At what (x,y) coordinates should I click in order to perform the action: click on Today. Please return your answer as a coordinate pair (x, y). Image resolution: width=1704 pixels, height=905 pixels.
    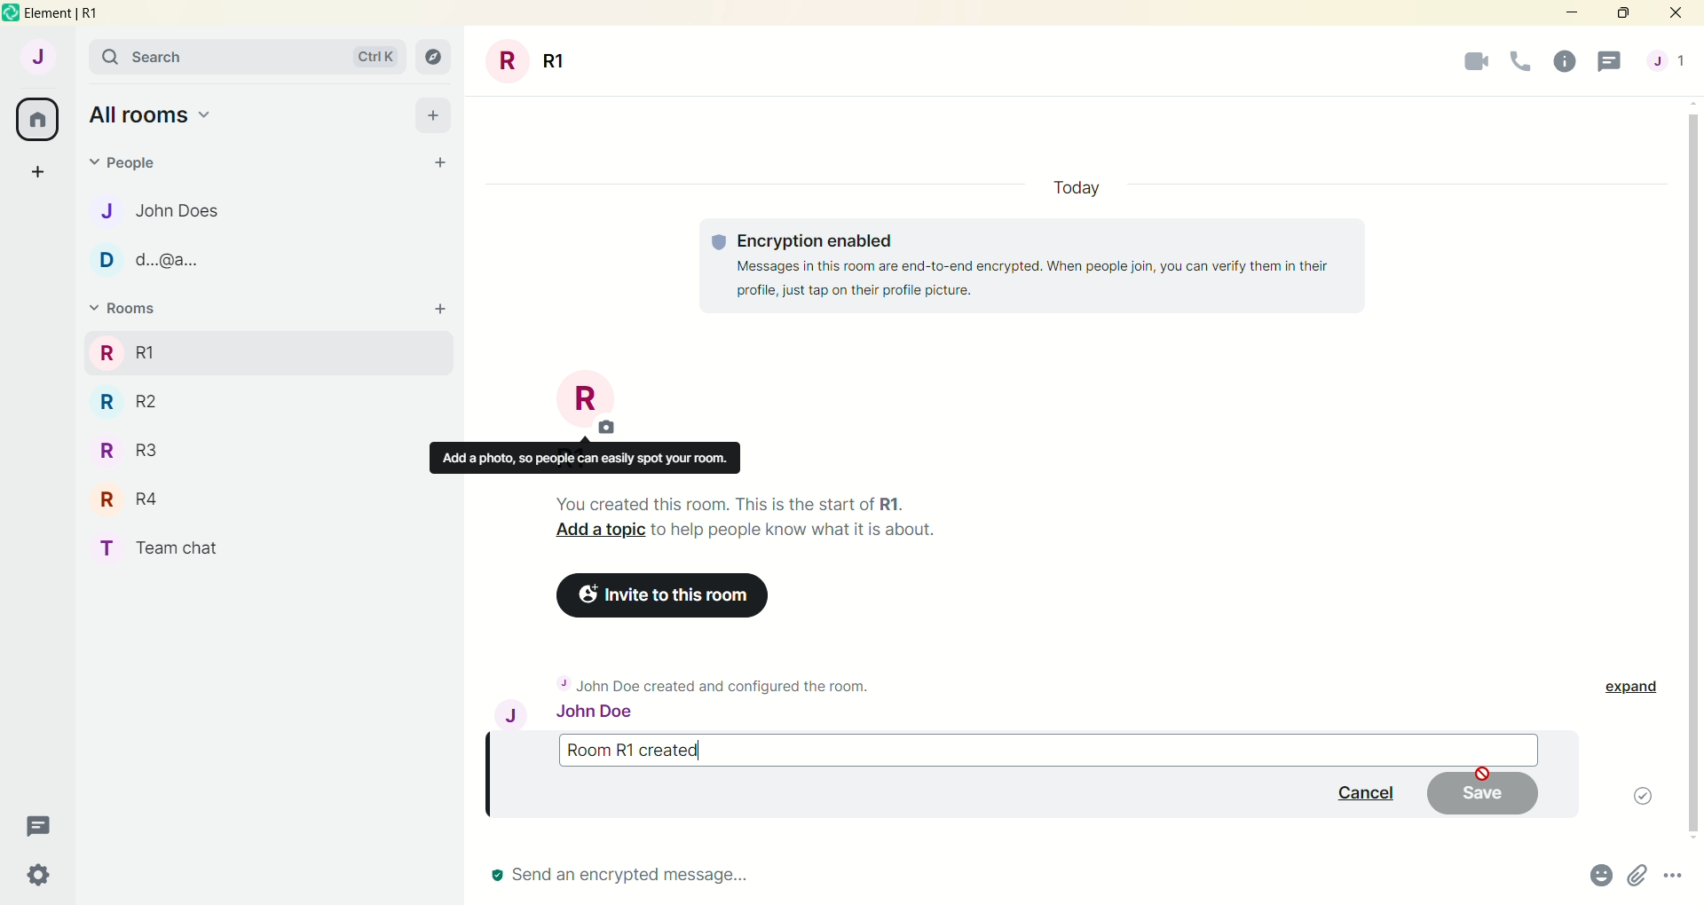
    Looking at the image, I should click on (1074, 185).